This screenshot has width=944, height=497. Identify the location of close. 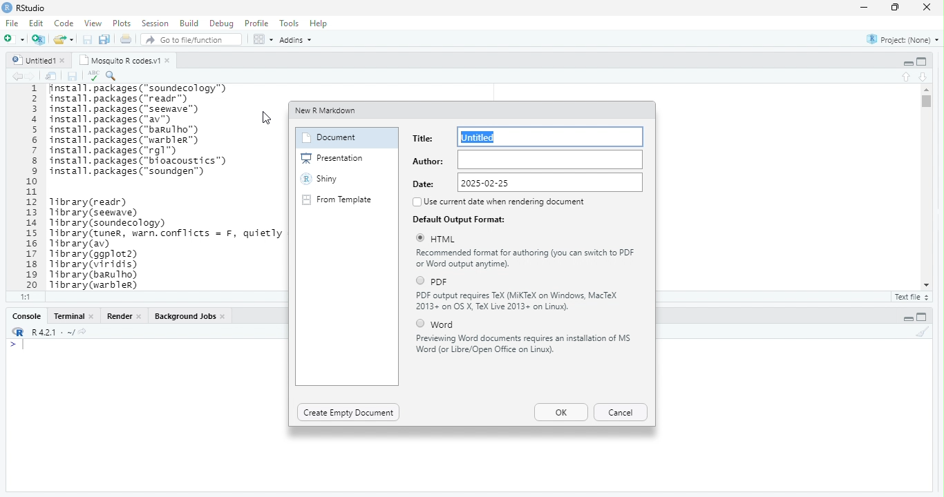
(140, 317).